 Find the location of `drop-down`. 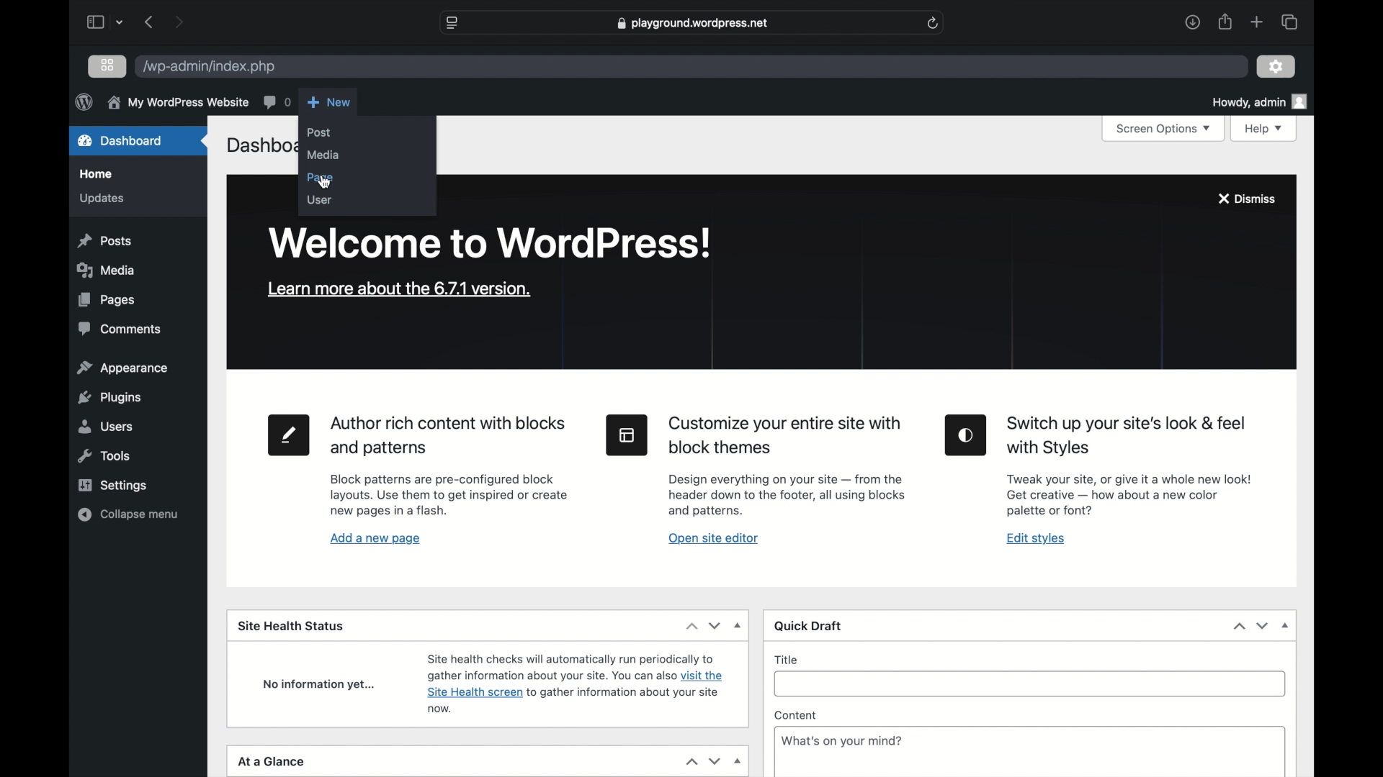

drop-down is located at coordinates (739, 762).